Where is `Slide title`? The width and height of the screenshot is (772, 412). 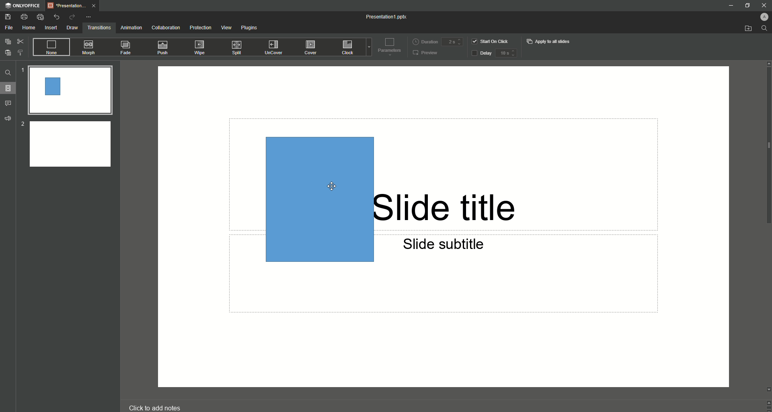 Slide title is located at coordinates (448, 206).